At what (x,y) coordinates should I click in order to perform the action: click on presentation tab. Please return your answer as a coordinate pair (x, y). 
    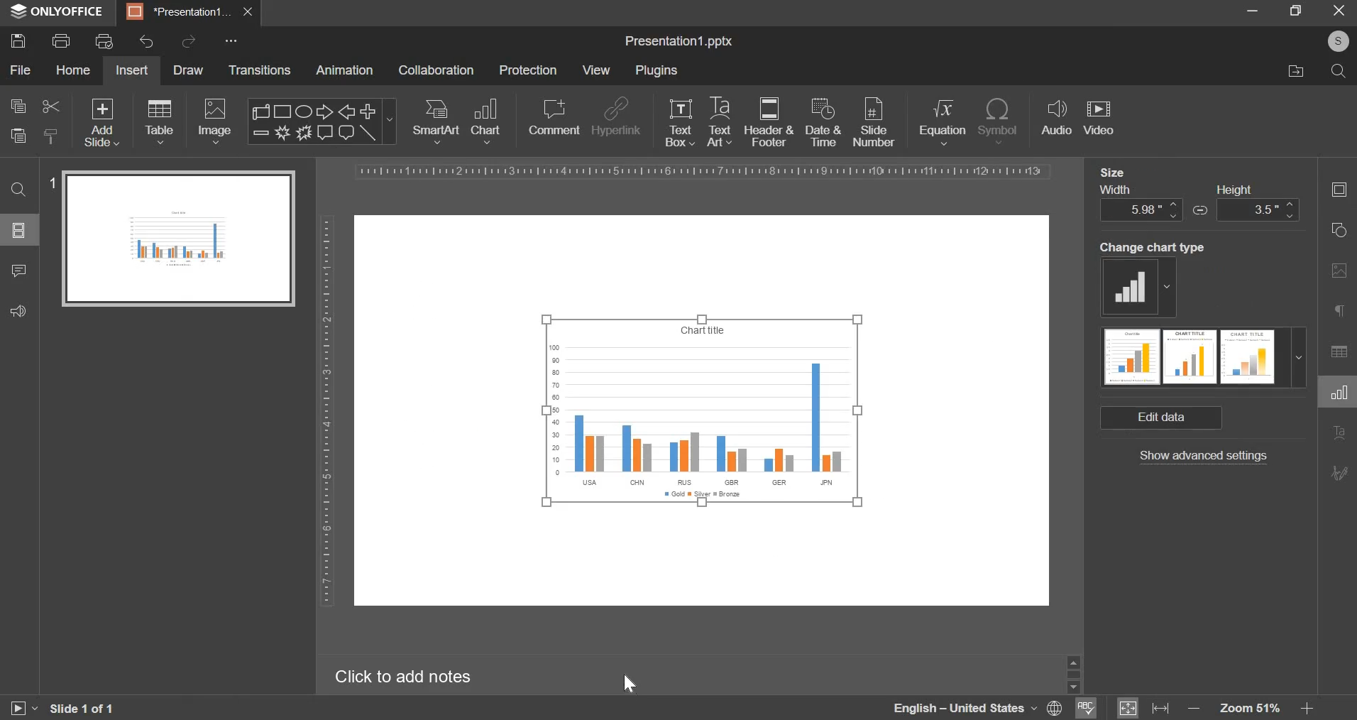
    Looking at the image, I should click on (182, 12).